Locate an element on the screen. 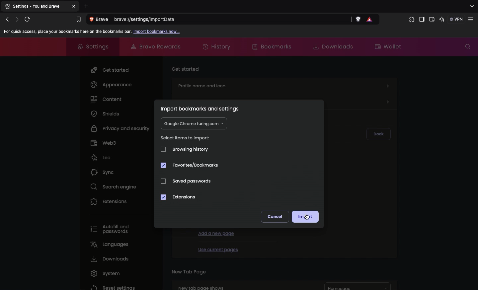 Image resolution: width=478 pixels, height=290 pixels. View site information is located at coordinates (100, 20).